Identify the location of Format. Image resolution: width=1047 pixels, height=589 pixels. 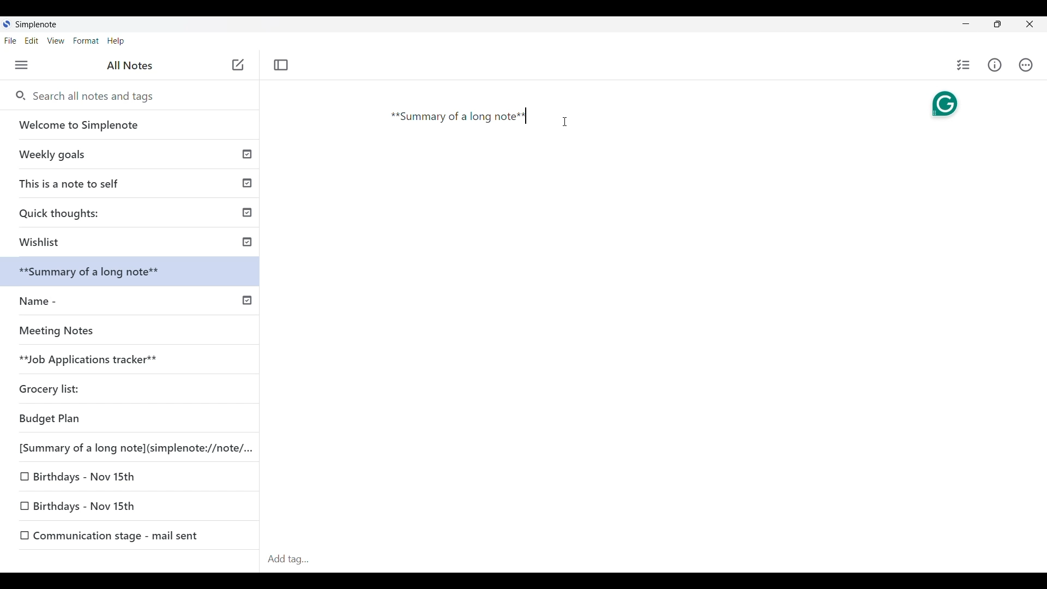
(86, 41).